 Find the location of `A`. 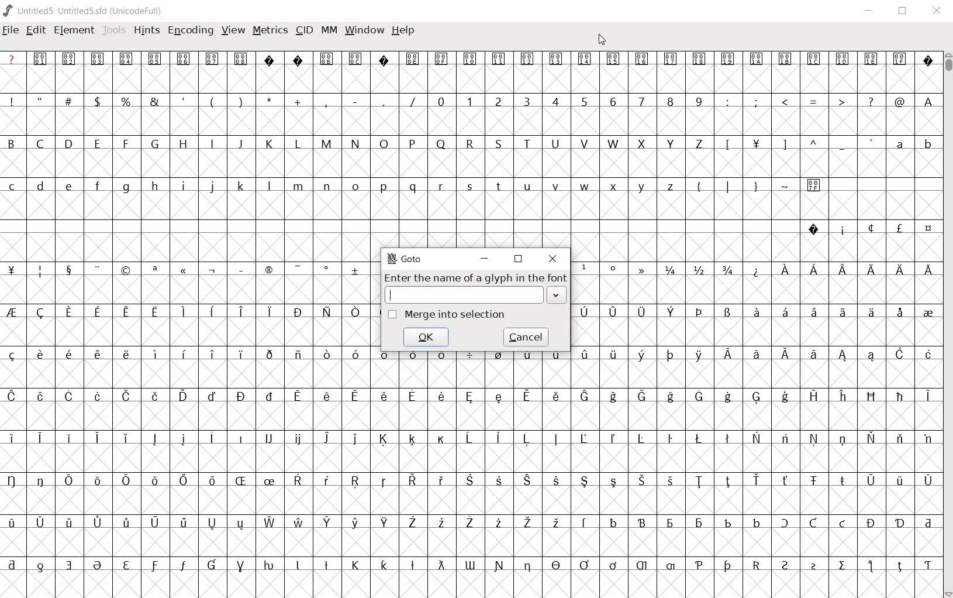

A is located at coordinates (927, 101).